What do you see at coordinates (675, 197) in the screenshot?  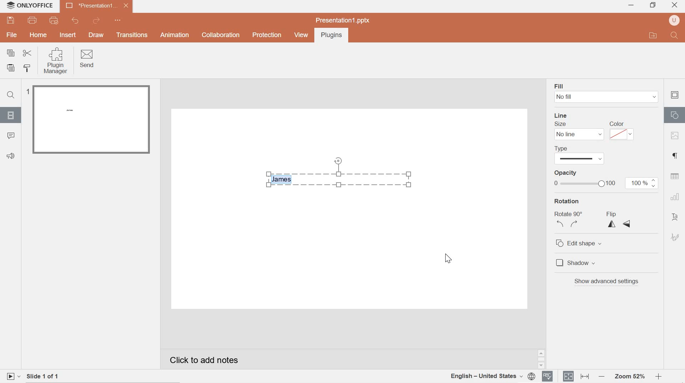 I see `chart` at bounding box center [675, 197].